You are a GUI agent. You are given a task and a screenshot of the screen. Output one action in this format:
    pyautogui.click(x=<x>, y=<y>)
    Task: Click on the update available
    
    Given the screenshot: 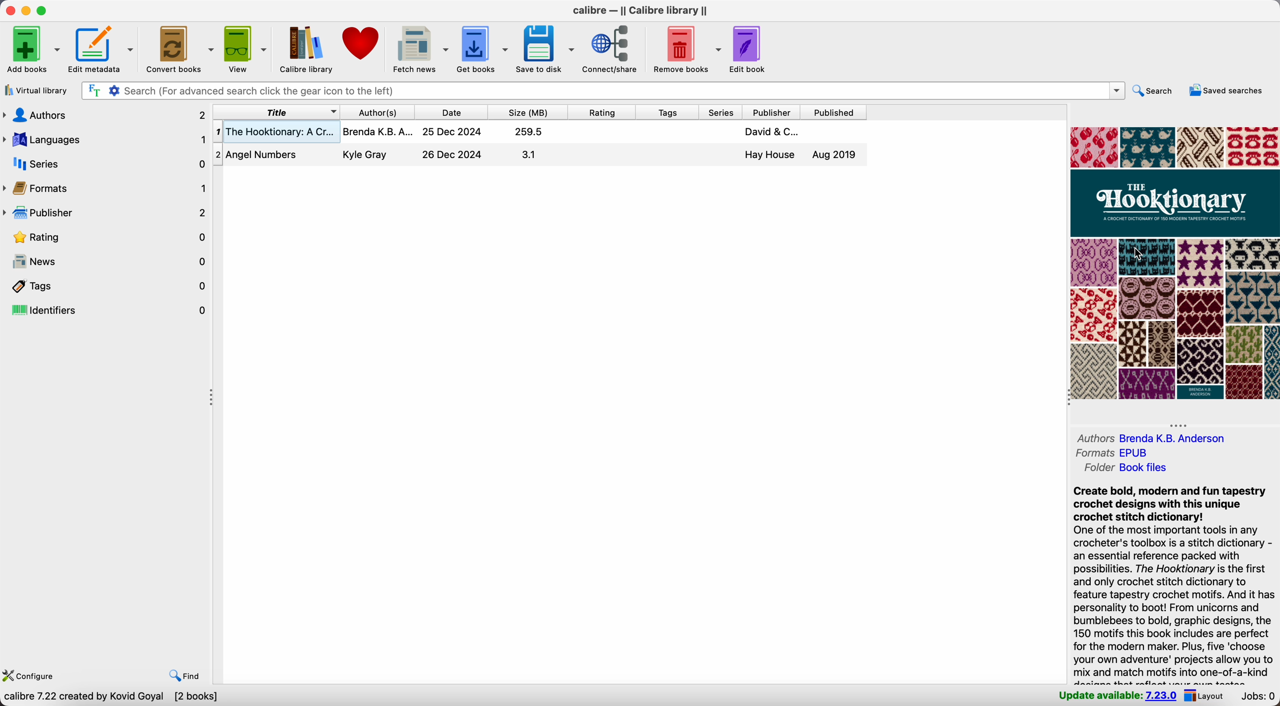 What is the action you would take?
    pyautogui.click(x=1117, y=694)
    